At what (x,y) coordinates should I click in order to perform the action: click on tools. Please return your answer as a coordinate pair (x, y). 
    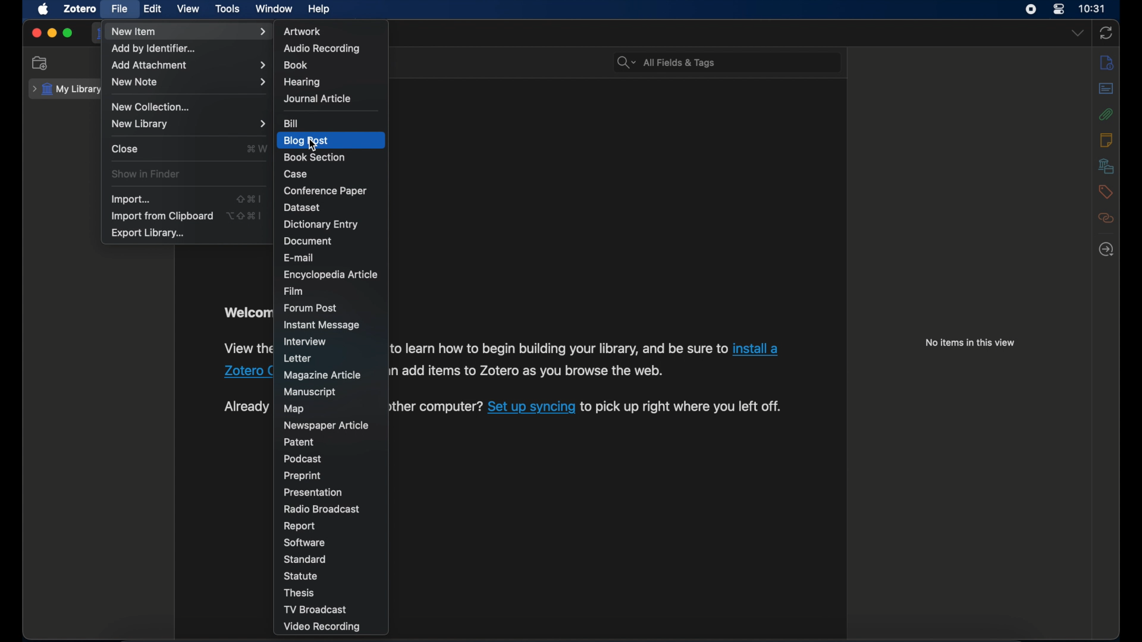
    Looking at the image, I should click on (227, 9).